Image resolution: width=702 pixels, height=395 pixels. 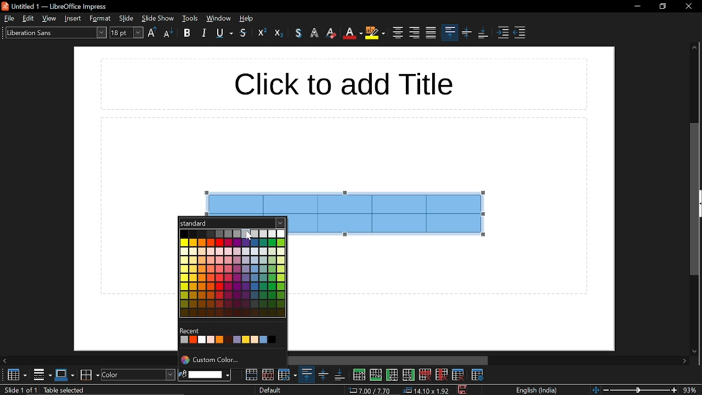 I want to click on align bottom, so click(x=484, y=34).